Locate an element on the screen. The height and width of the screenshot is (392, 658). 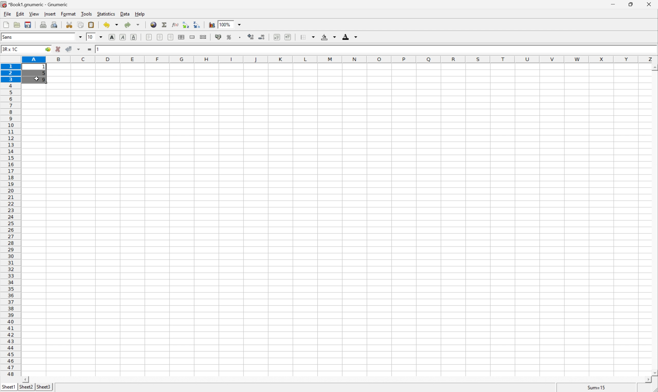
background is located at coordinates (329, 36).